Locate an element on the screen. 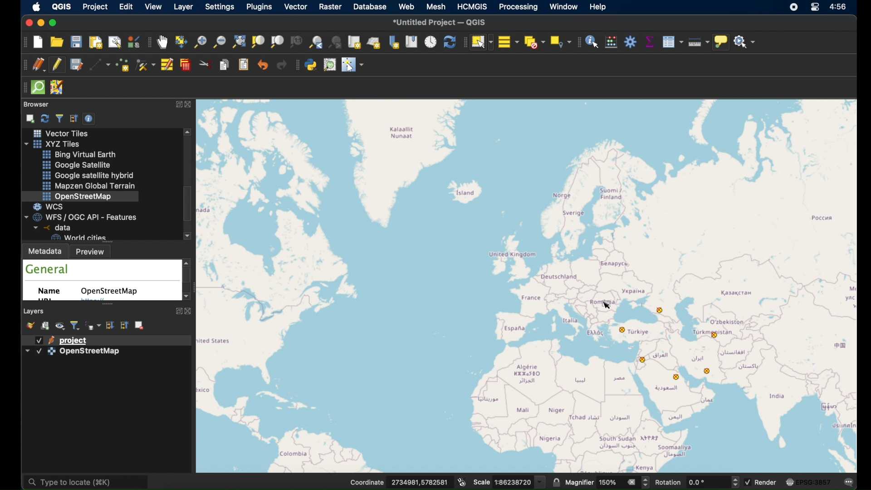 Image resolution: width=871 pixels, height=490 pixels. quick osm is located at coordinates (38, 88).